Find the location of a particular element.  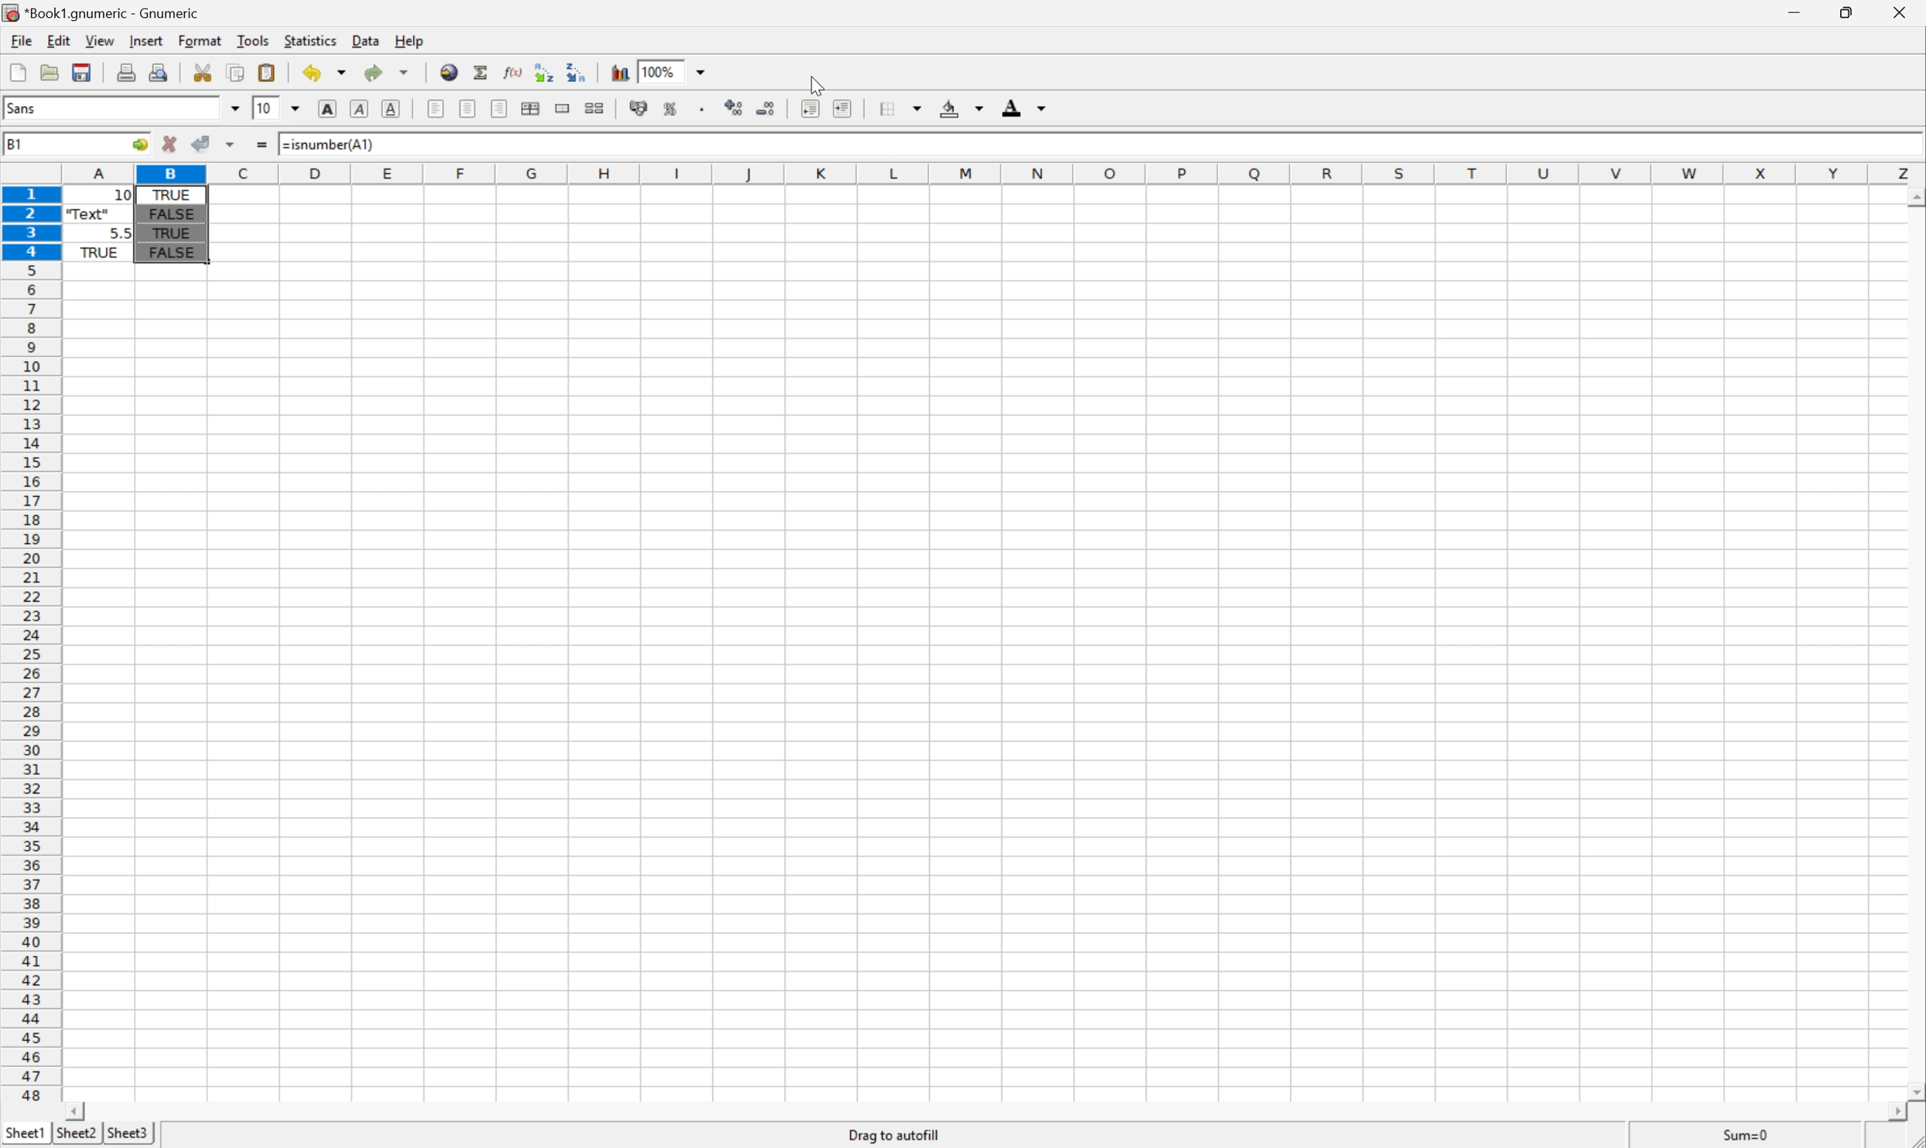

Sheet1 is located at coordinates (23, 1134).